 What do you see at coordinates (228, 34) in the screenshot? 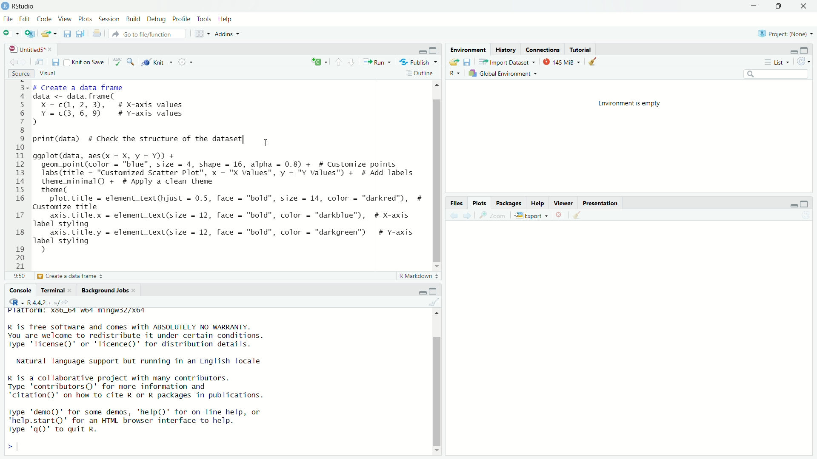
I see `Addins` at bounding box center [228, 34].